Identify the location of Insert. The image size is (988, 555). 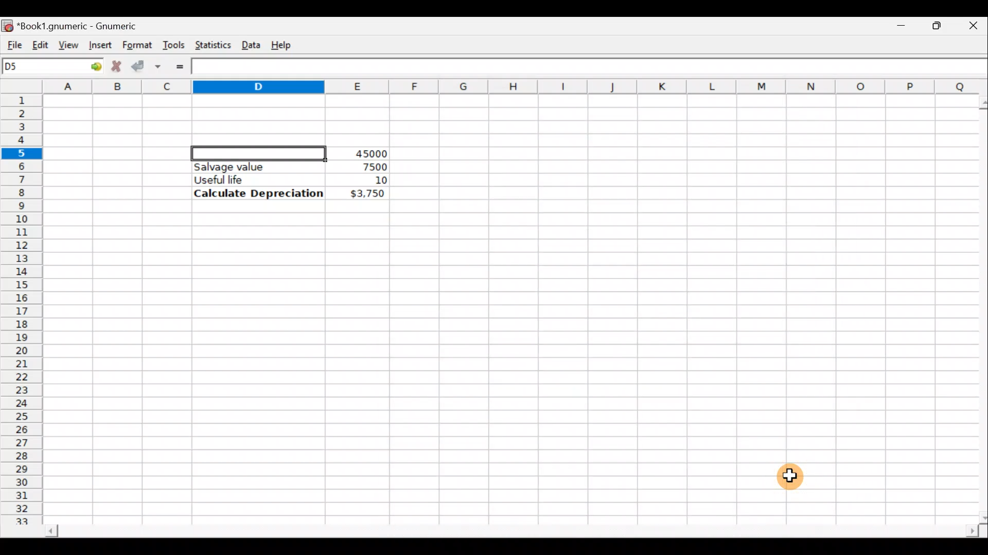
(99, 45).